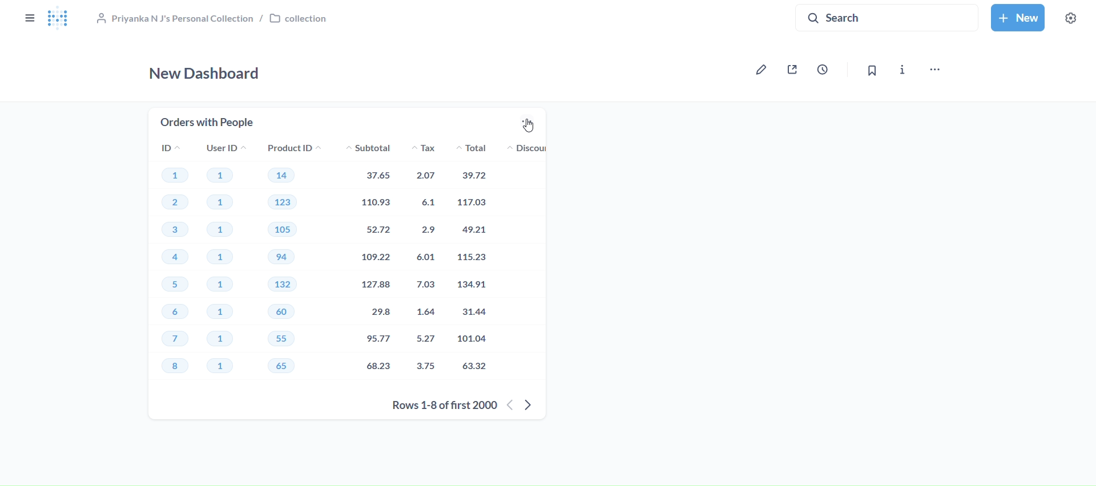 Image resolution: width=1096 pixels, height=486 pixels. I want to click on total, so click(483, 264).